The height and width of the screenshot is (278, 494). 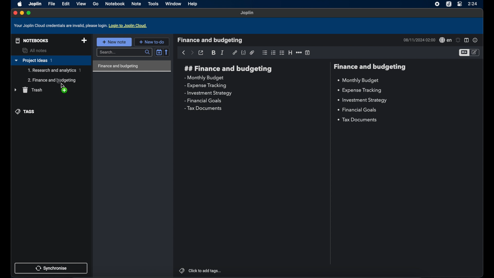 I want to click on set alarm, so click(x=458, y=40).